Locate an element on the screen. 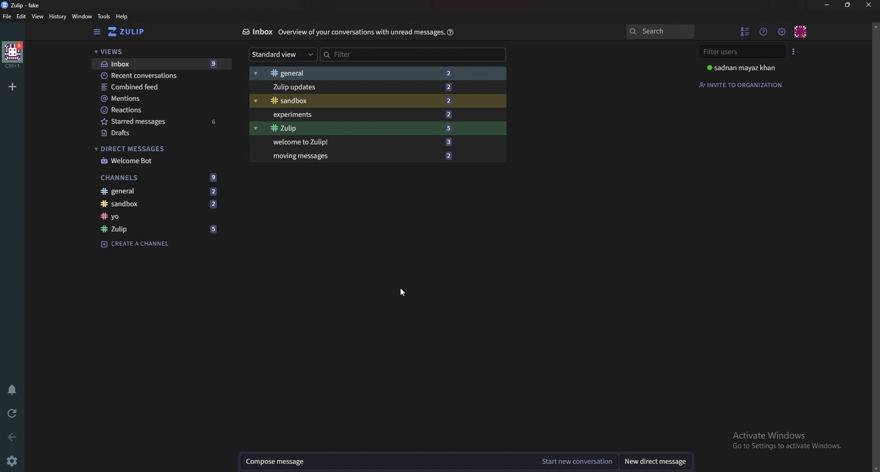  Filter users is located at coordinates (739, 52).